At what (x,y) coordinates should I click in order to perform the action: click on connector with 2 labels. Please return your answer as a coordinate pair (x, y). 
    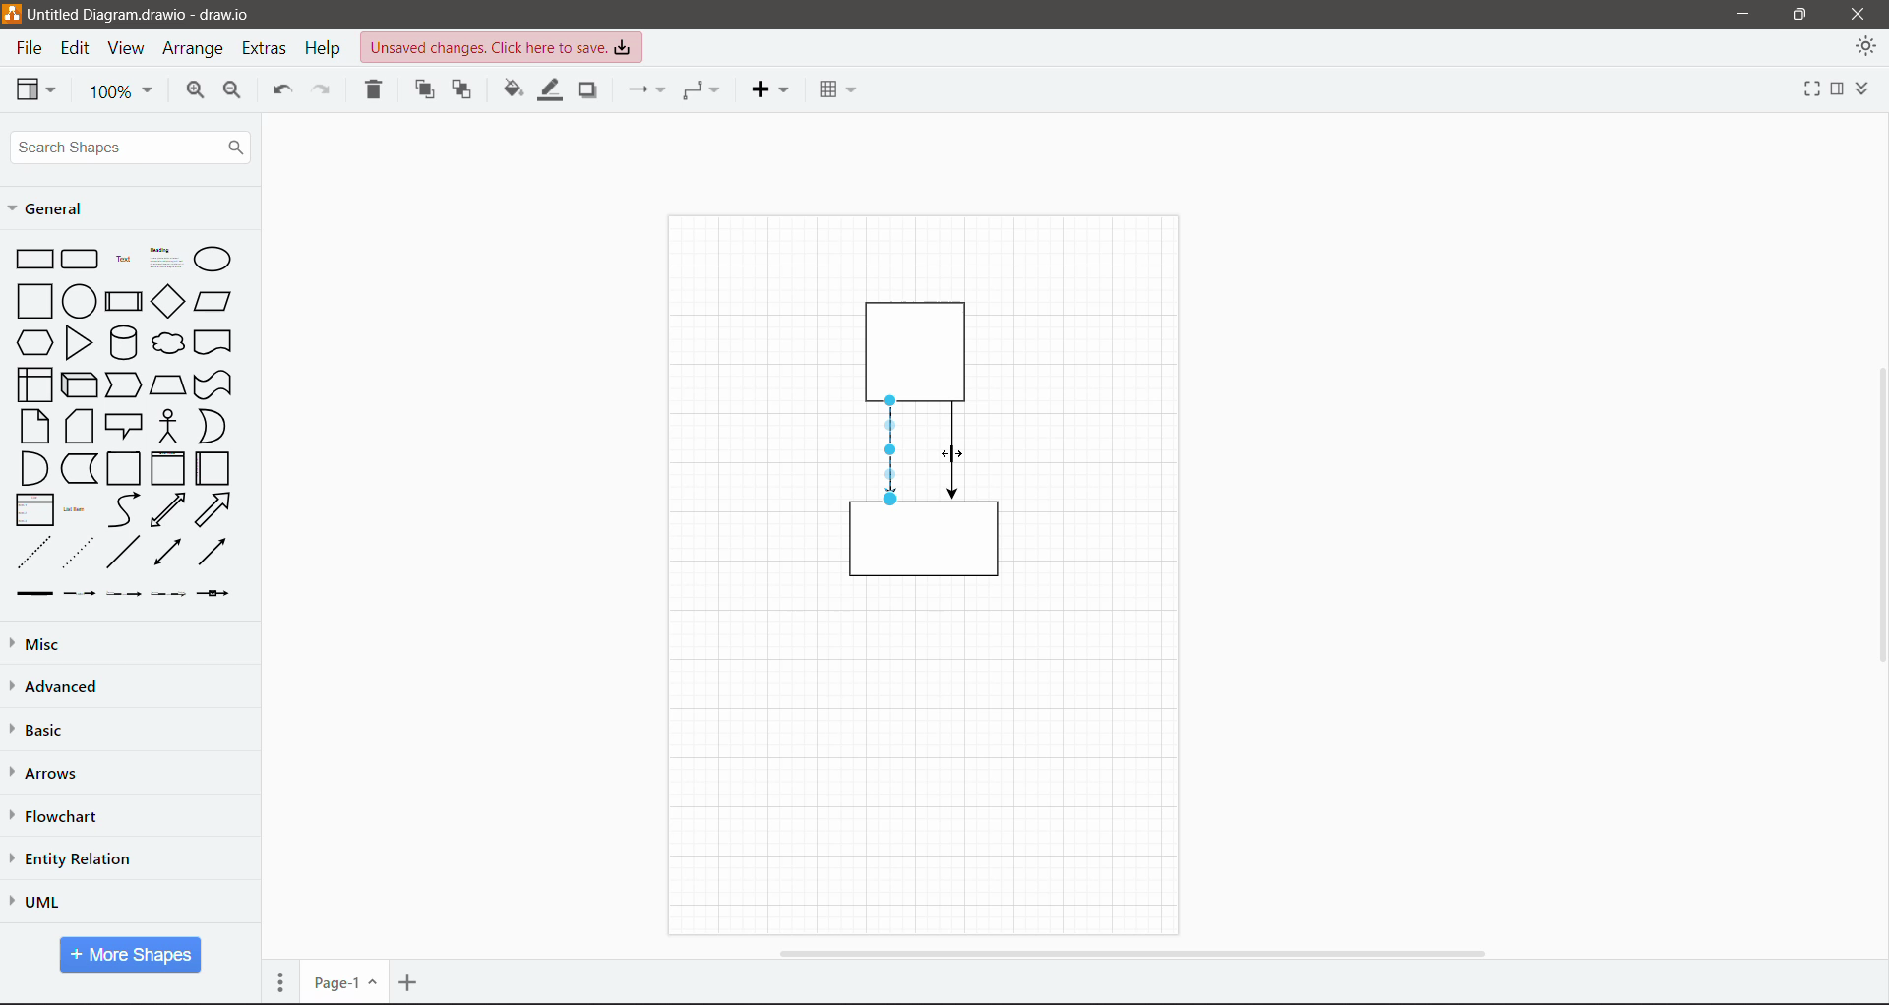
    Looking at the image, I should click on (124, 594).